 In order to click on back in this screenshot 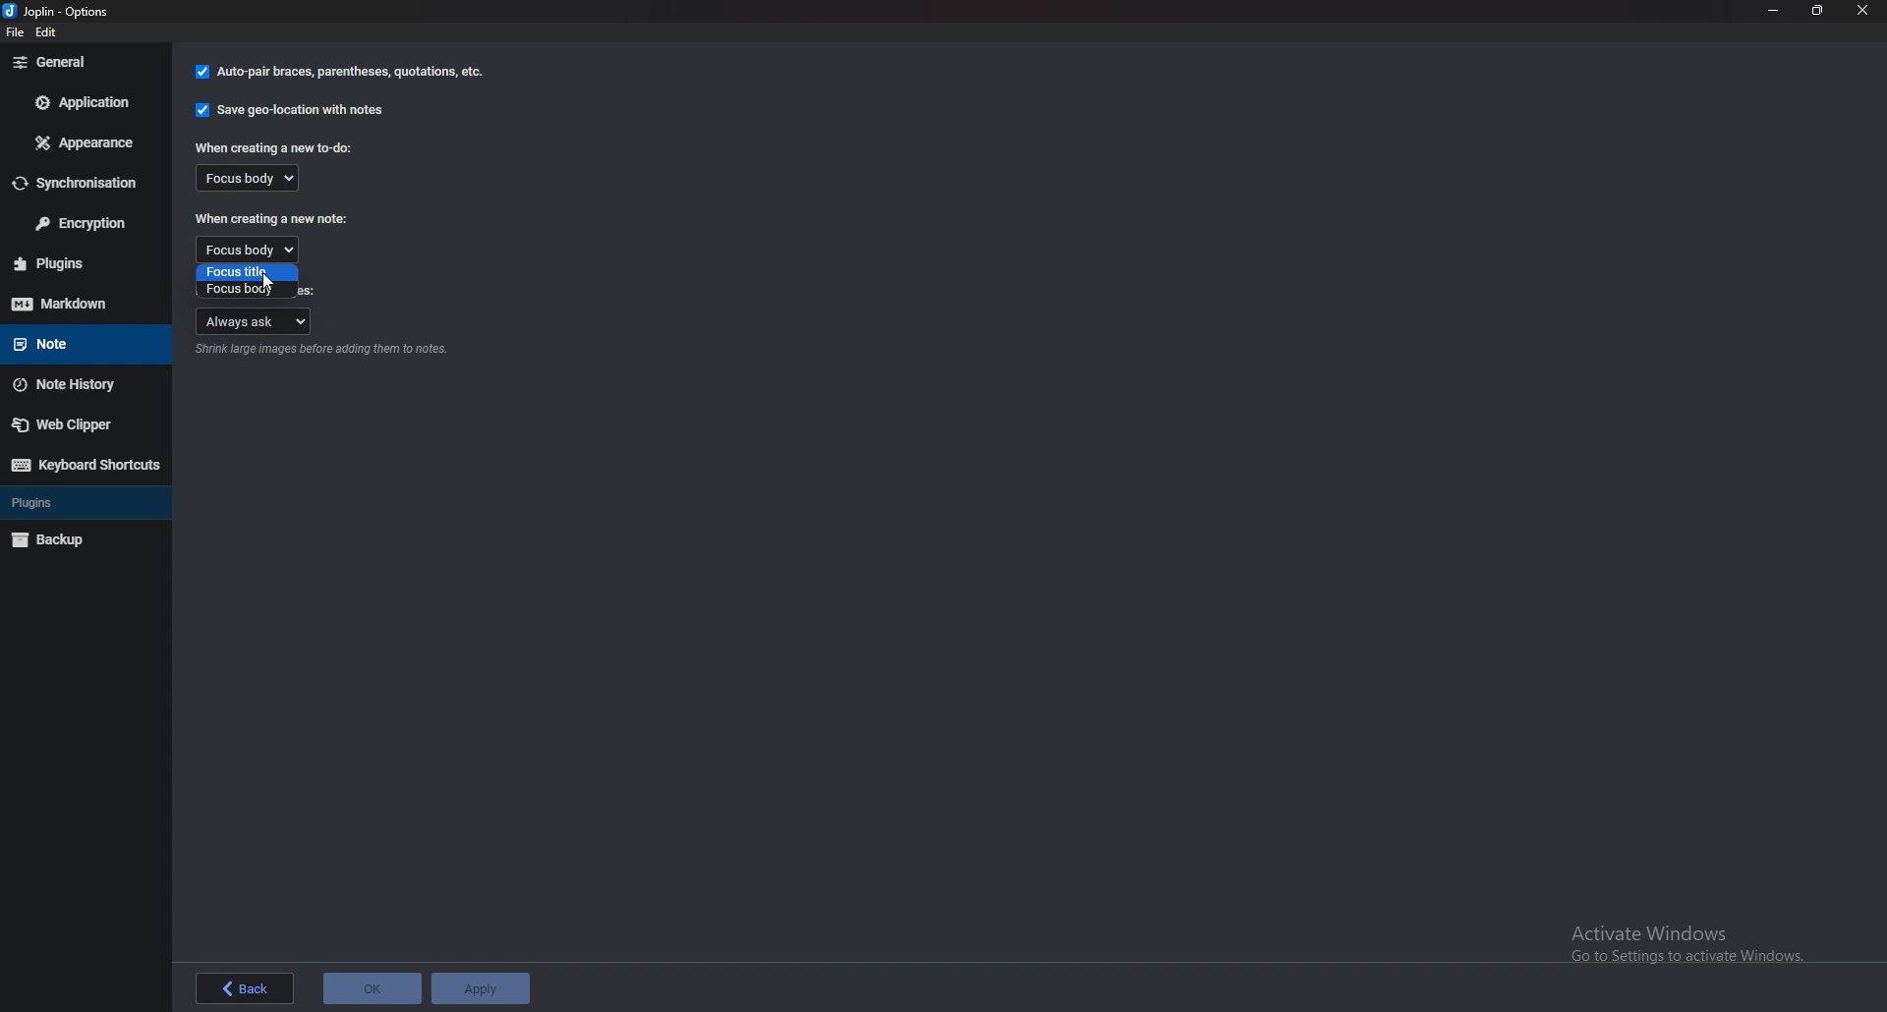, I will do `click(244, 990)`.